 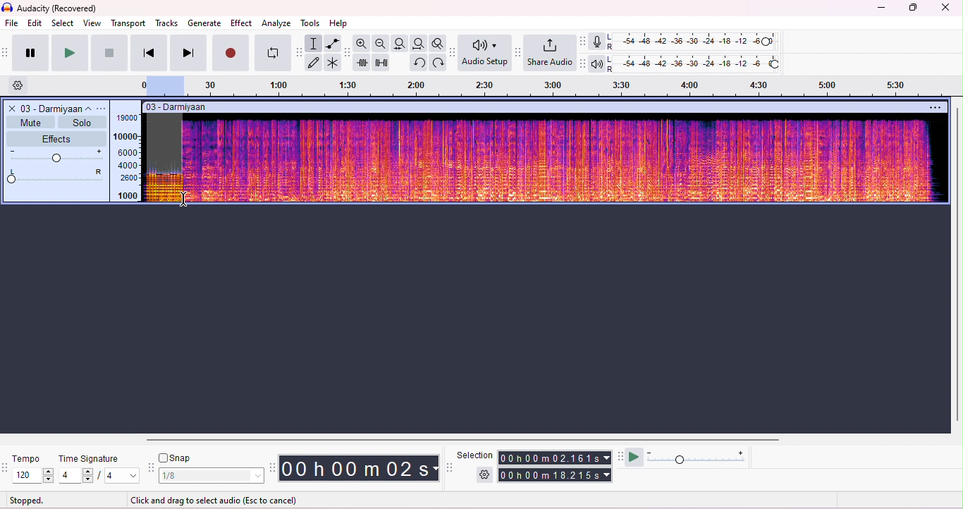 I want to click on tools, so click(x=309, y=23).